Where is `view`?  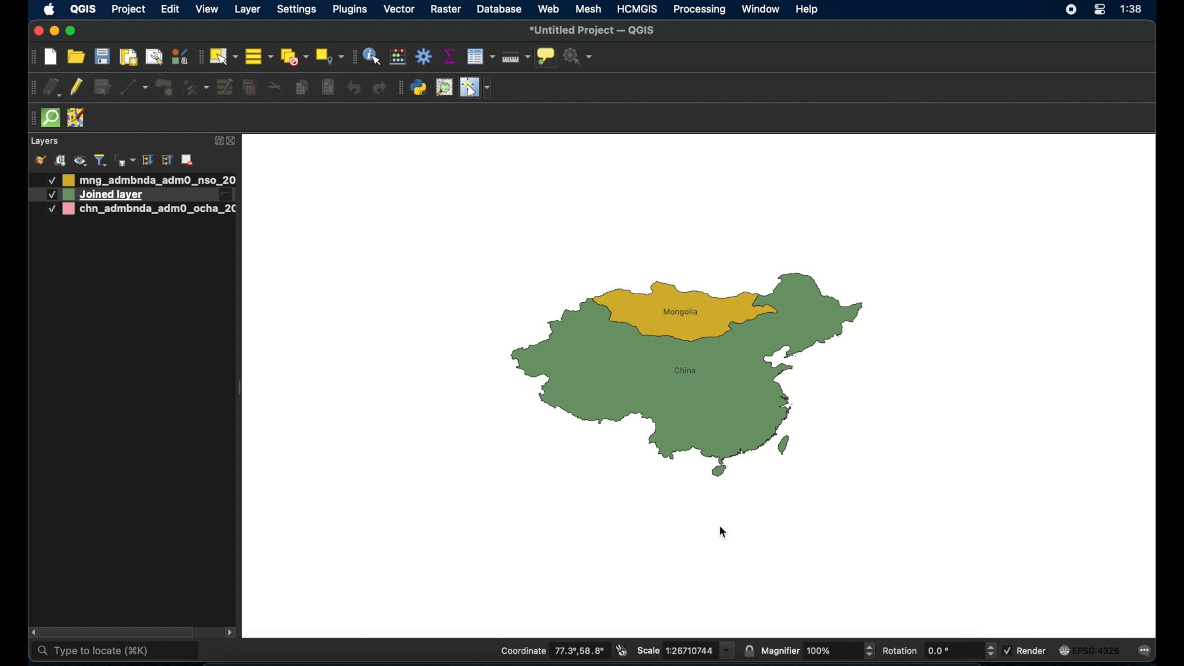 view is located at coordinates (207, 10).